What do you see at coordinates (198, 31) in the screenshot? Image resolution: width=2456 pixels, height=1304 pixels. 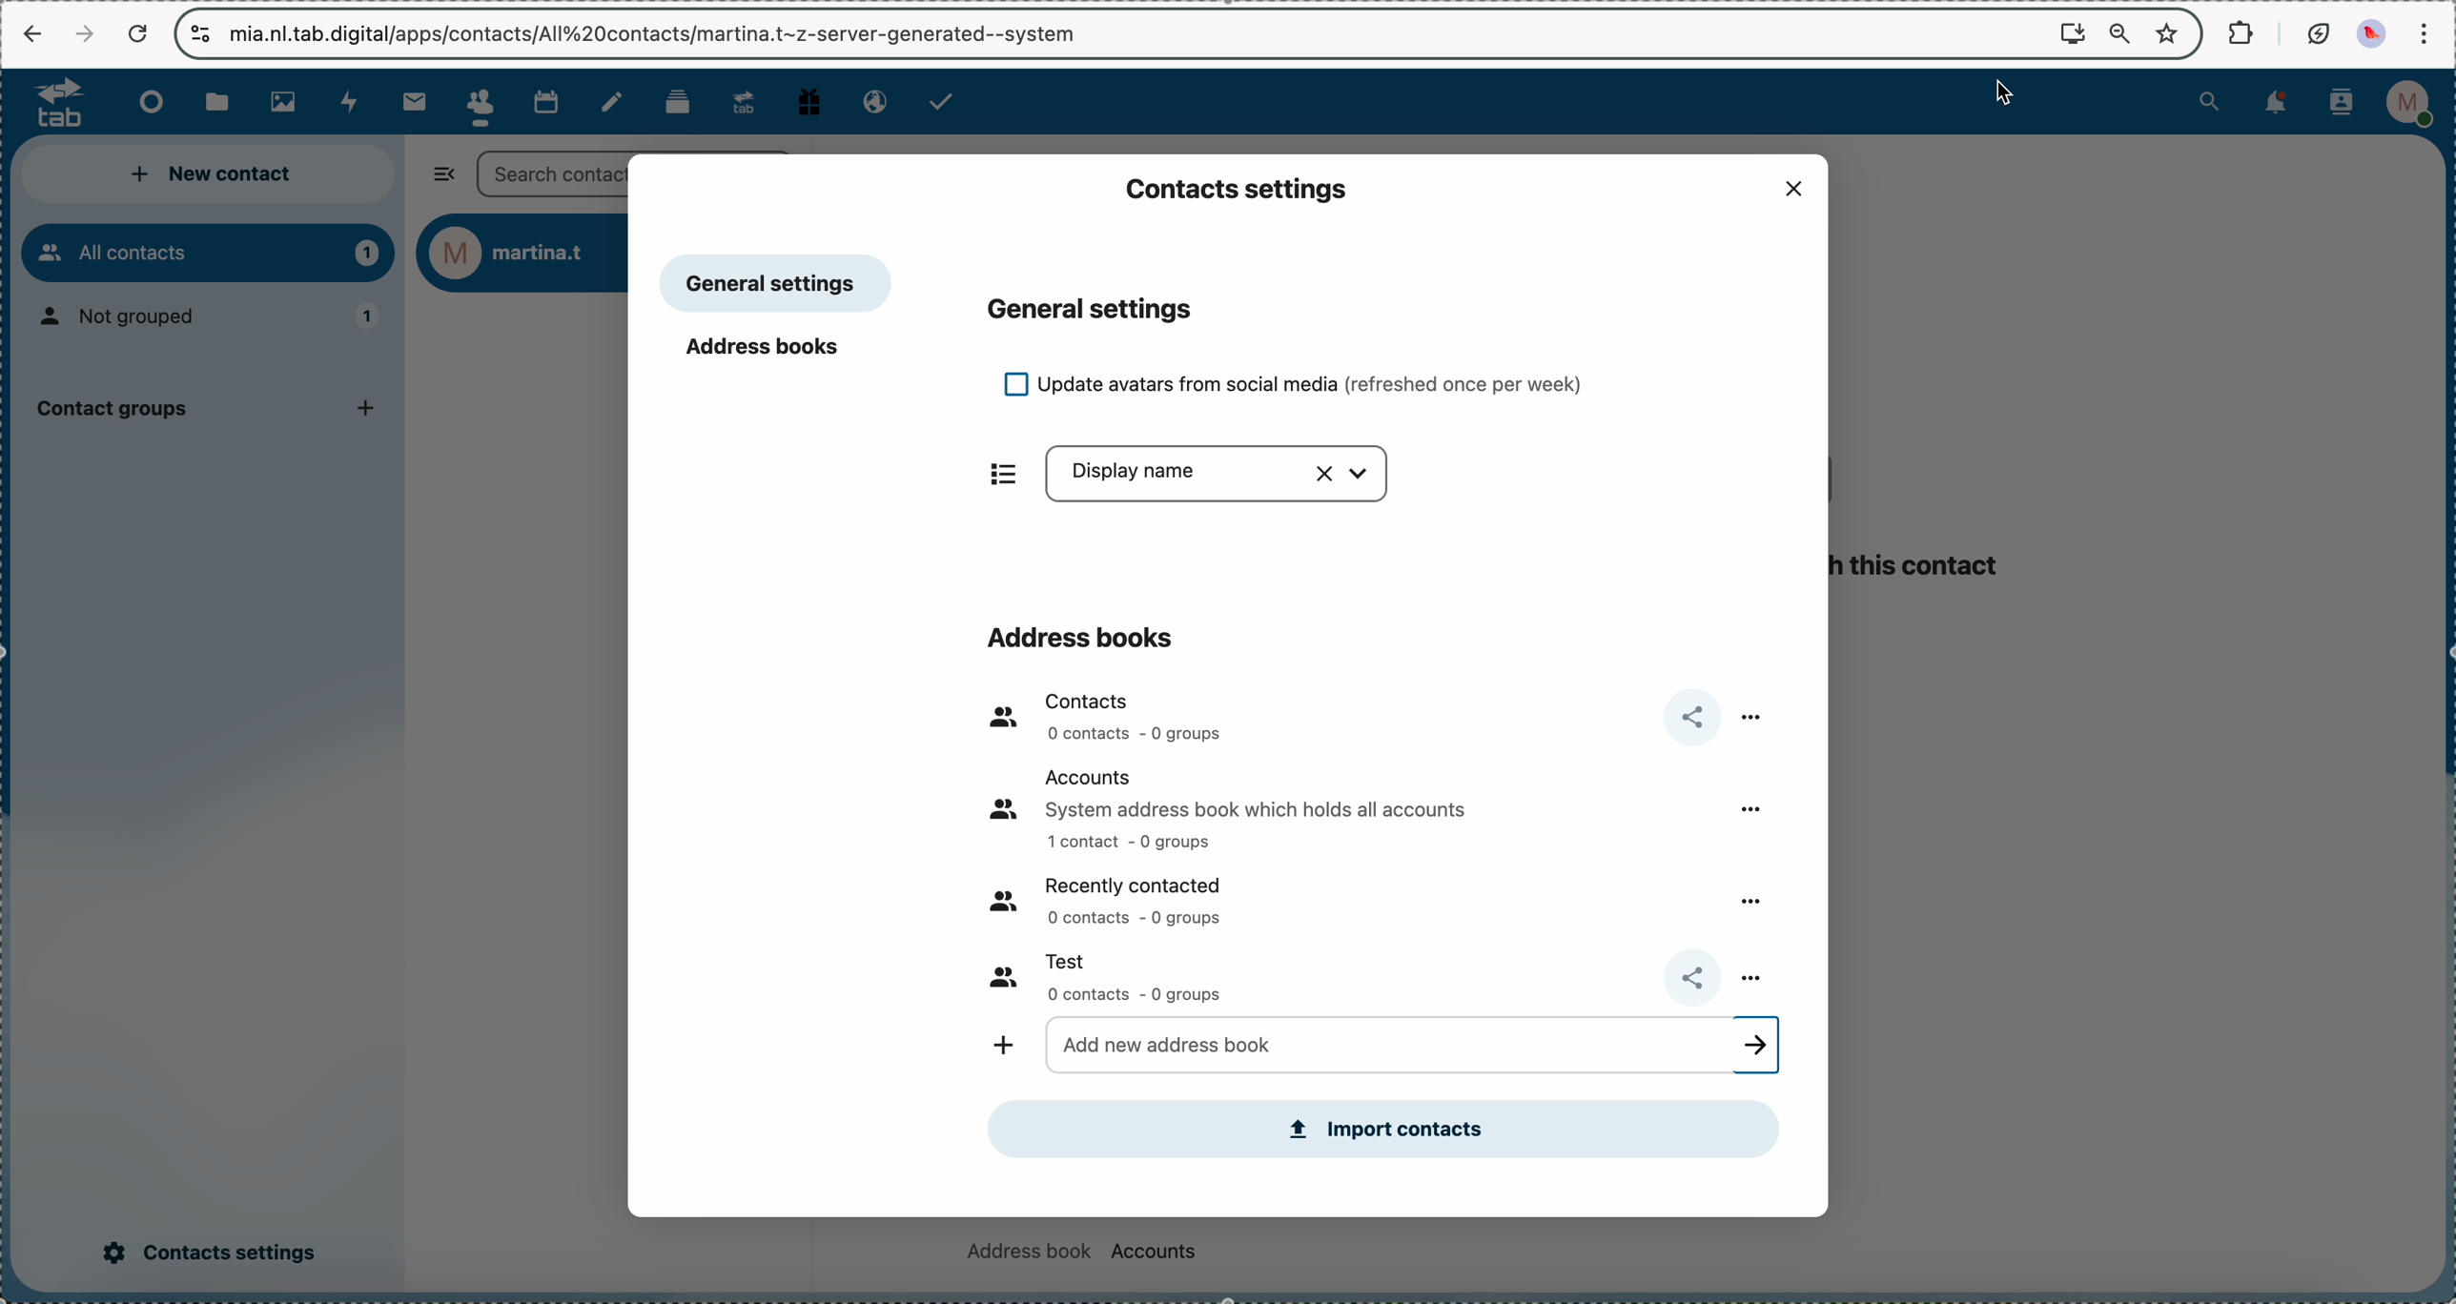 I see `controls` at bounding box center [198, 31].